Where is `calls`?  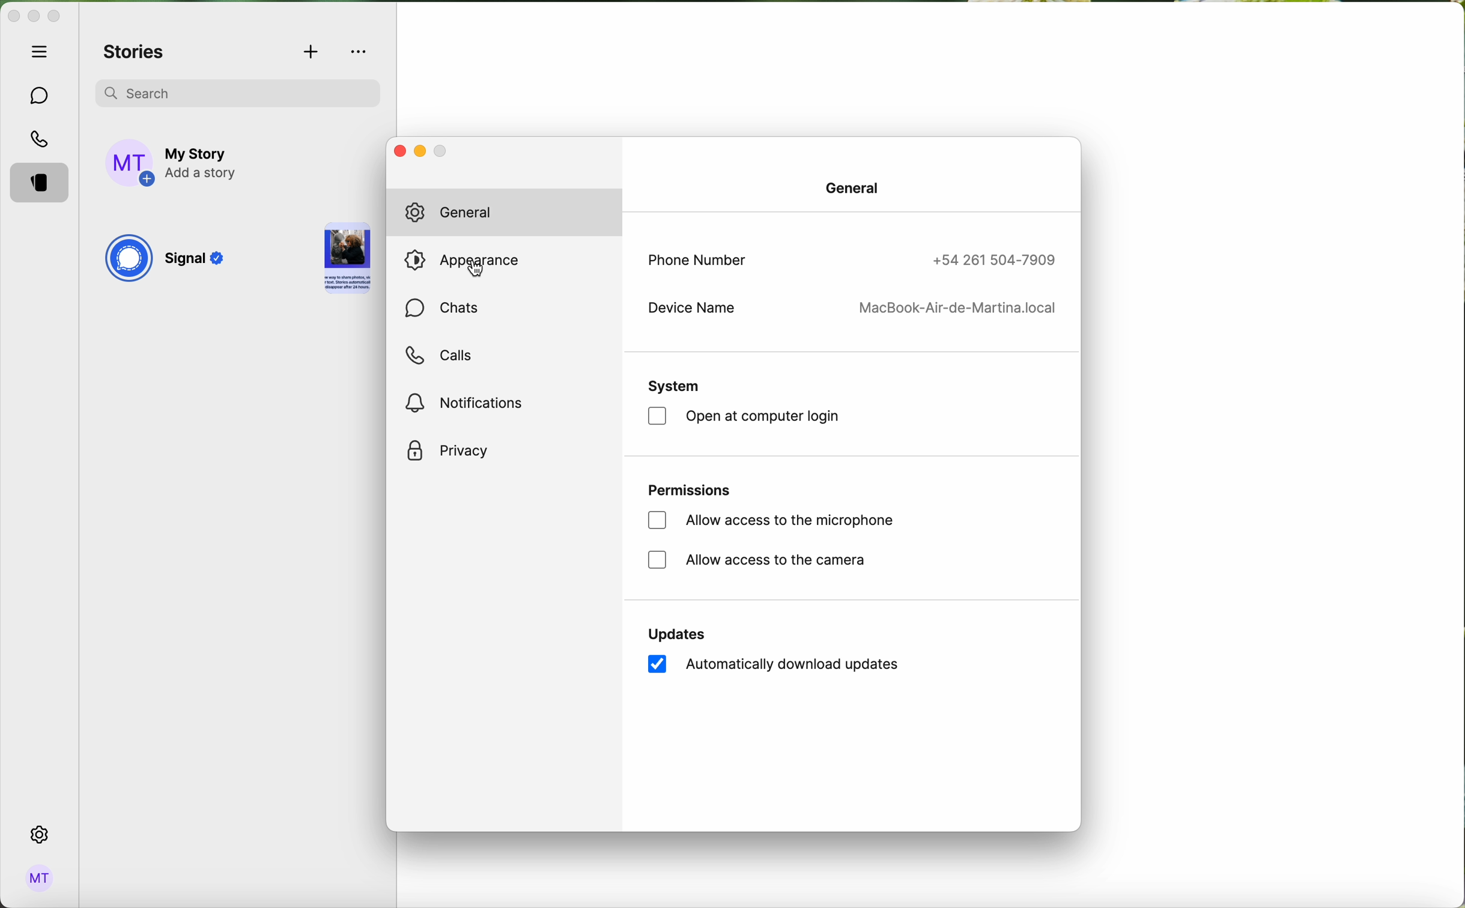 calls is located at coordinates (42, 141).